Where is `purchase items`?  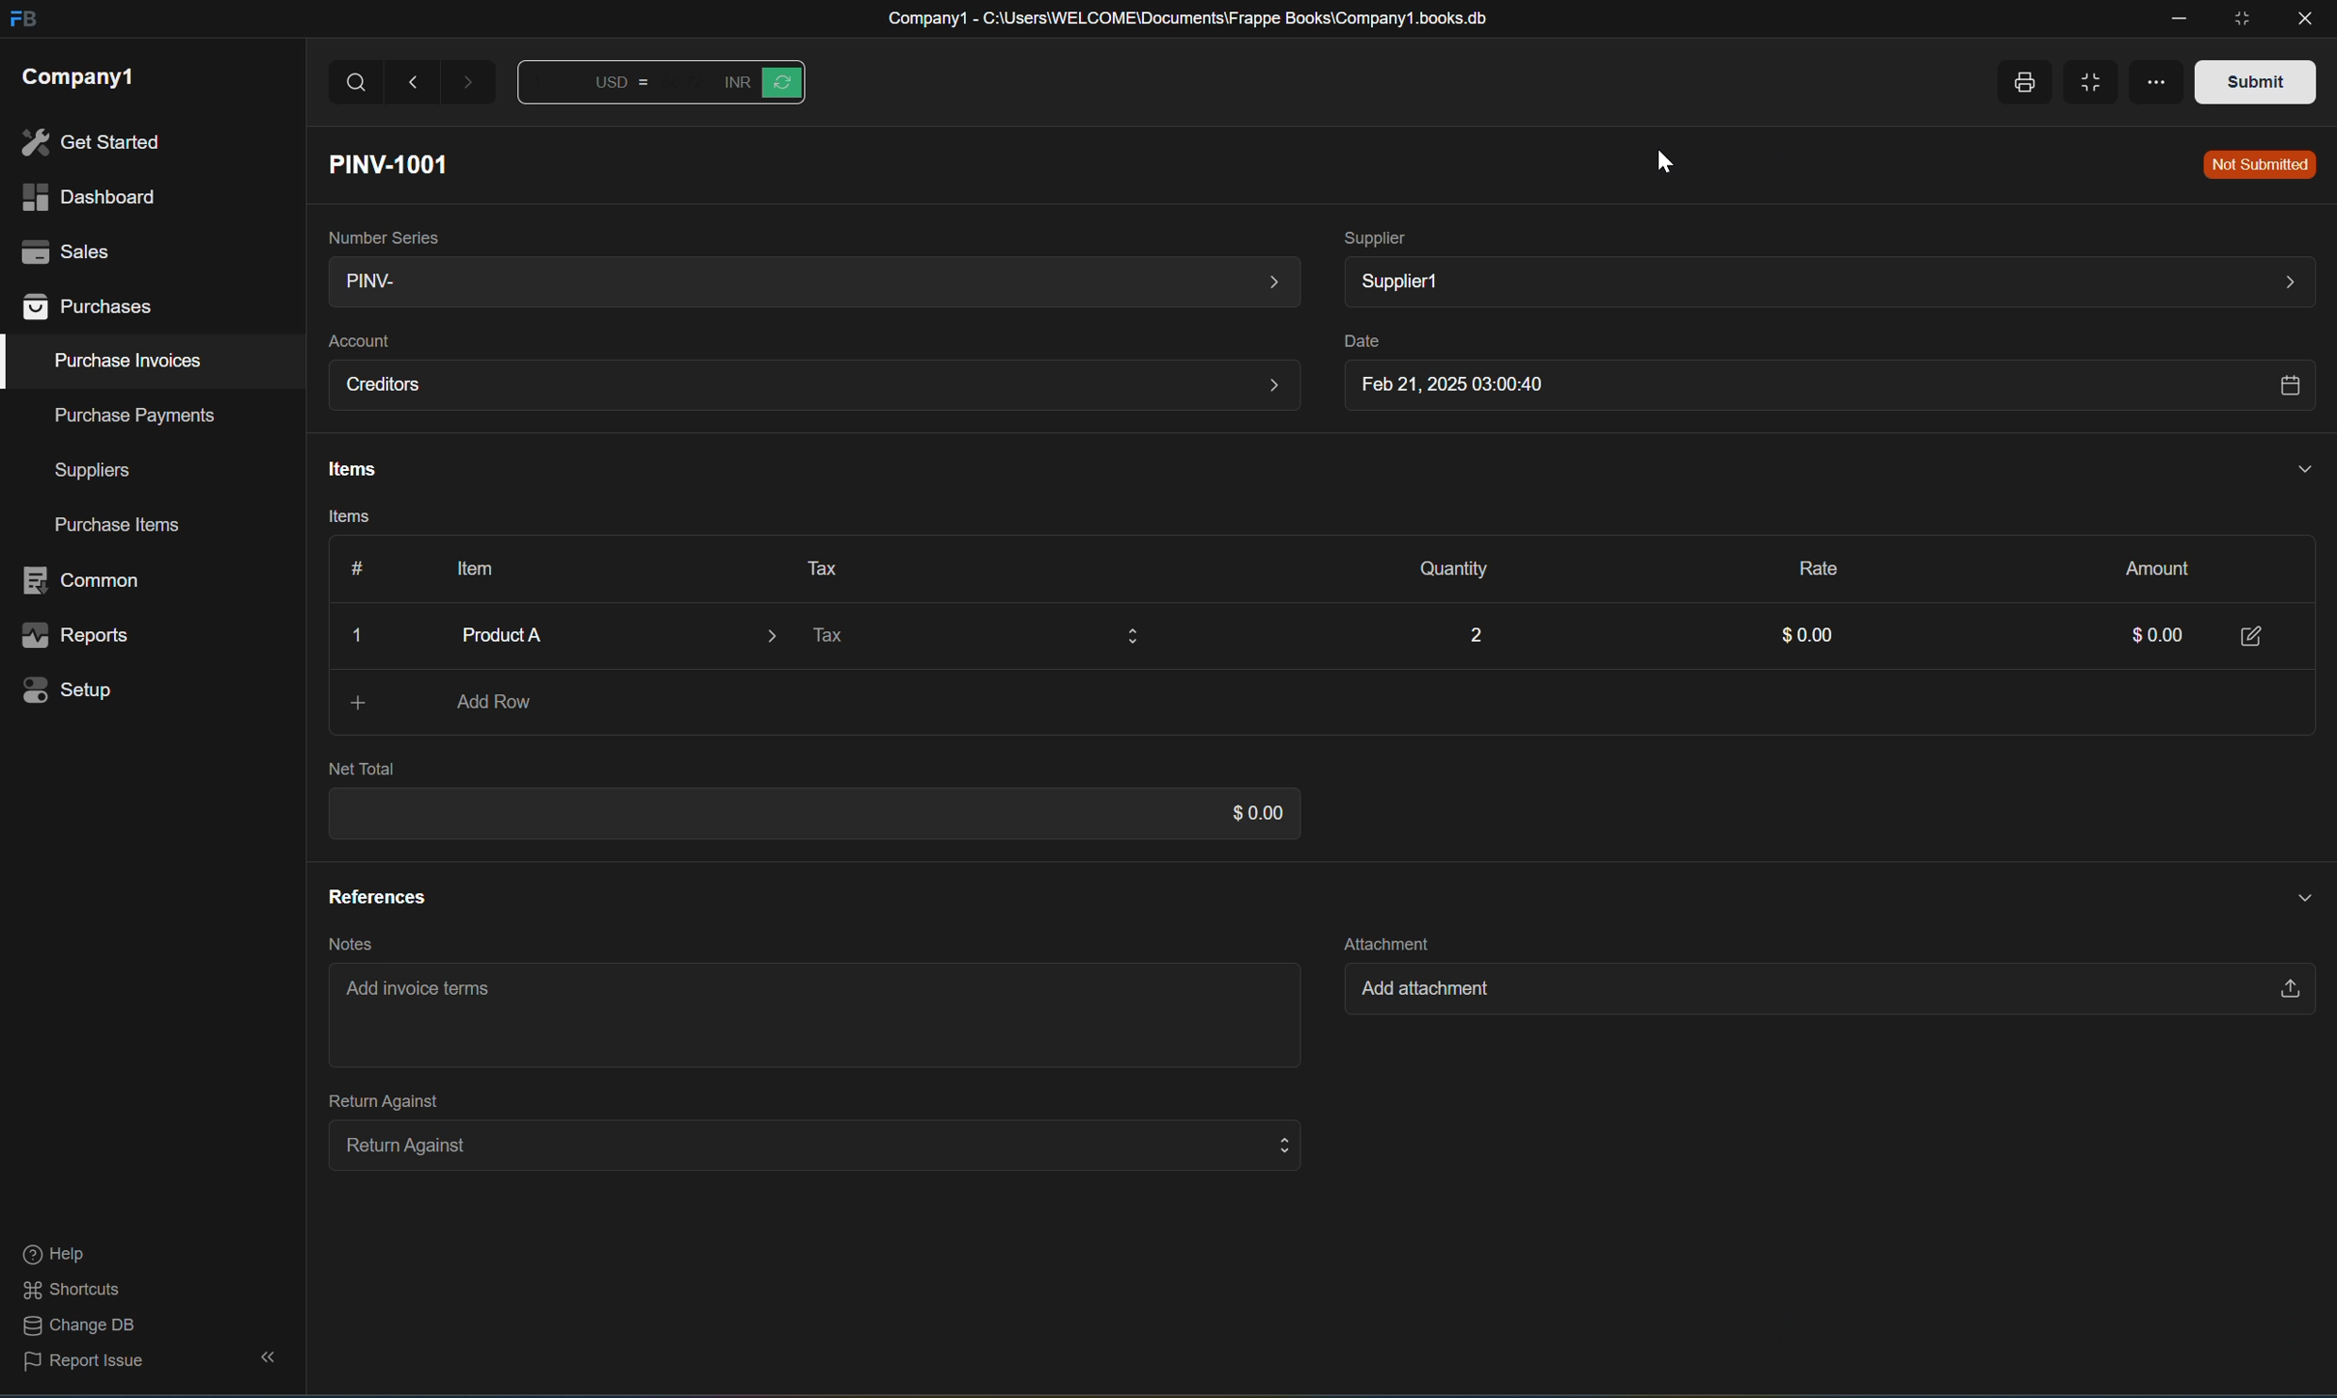
purchase items is located at coordinates (122, 527).